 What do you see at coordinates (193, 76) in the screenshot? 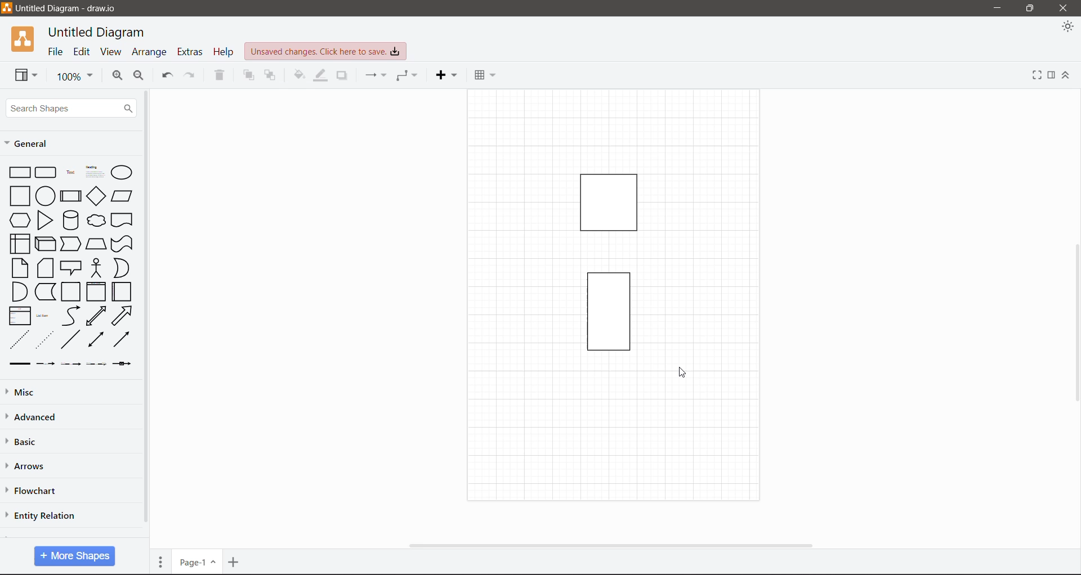
I see `Redo` at bounding box center [193, 76].